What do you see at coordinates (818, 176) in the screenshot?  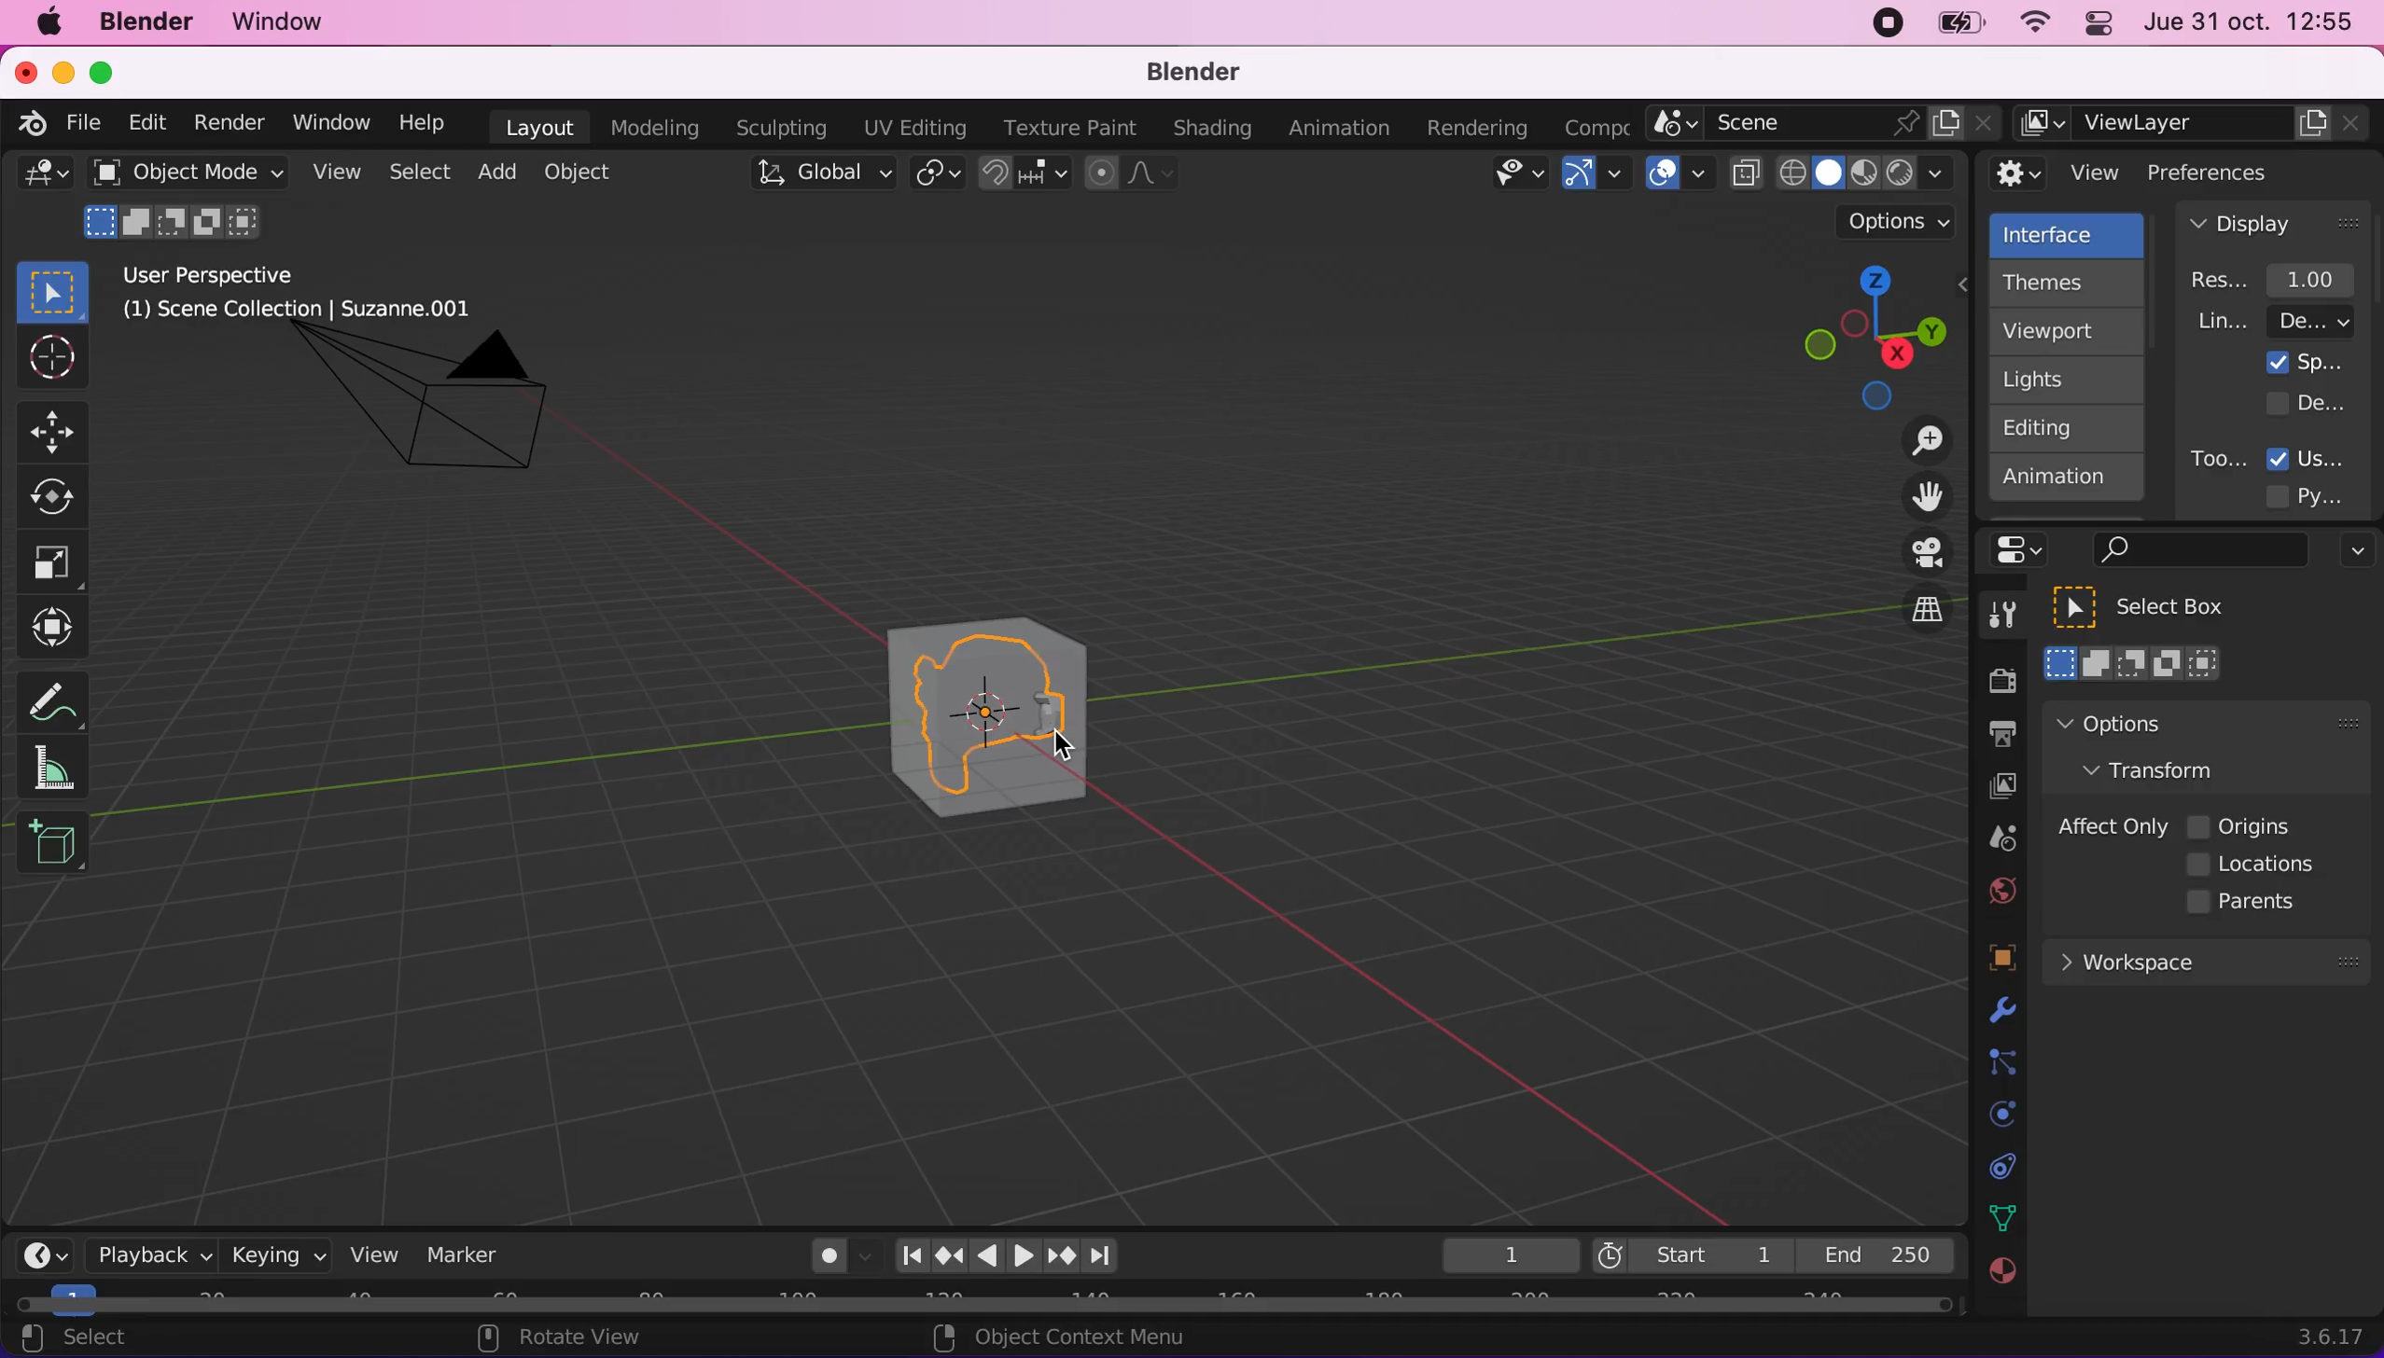 I see `global` at bounding box center [818, 176].